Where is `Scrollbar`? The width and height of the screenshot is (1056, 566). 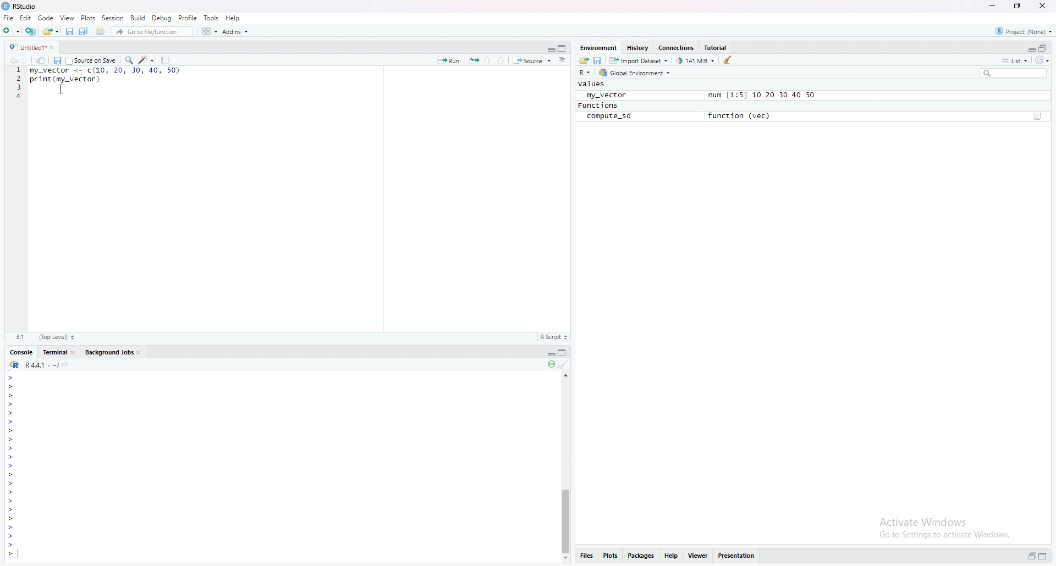
Scrollbar is located at coordinates (565, 518).